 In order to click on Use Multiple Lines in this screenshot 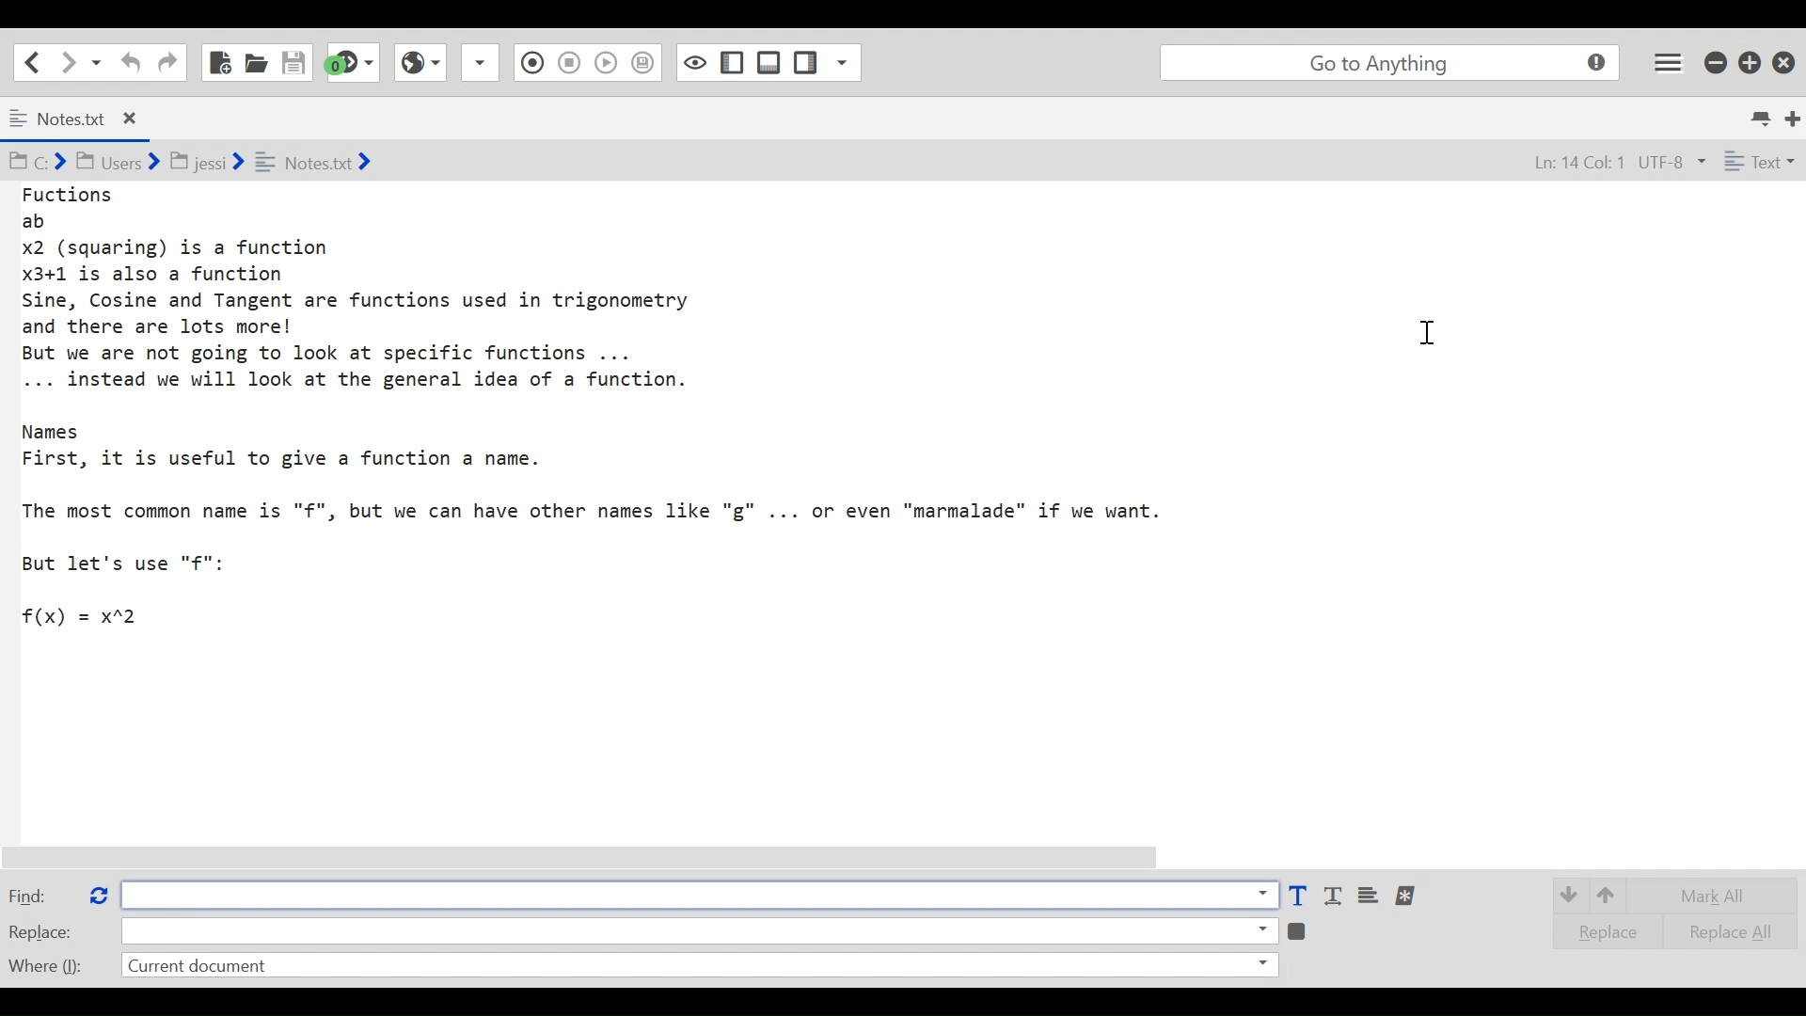, I will do `click(1370, 897)`.